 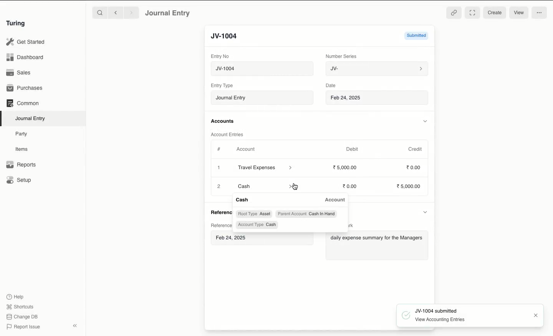 I want to click on Date, so click(x=332, y=85).